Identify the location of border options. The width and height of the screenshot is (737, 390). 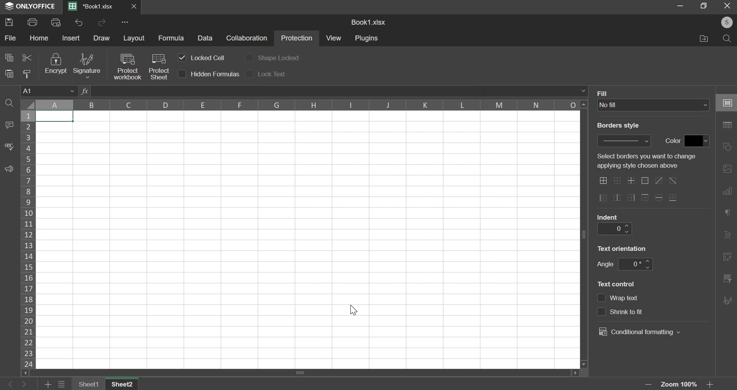
(673, 198).